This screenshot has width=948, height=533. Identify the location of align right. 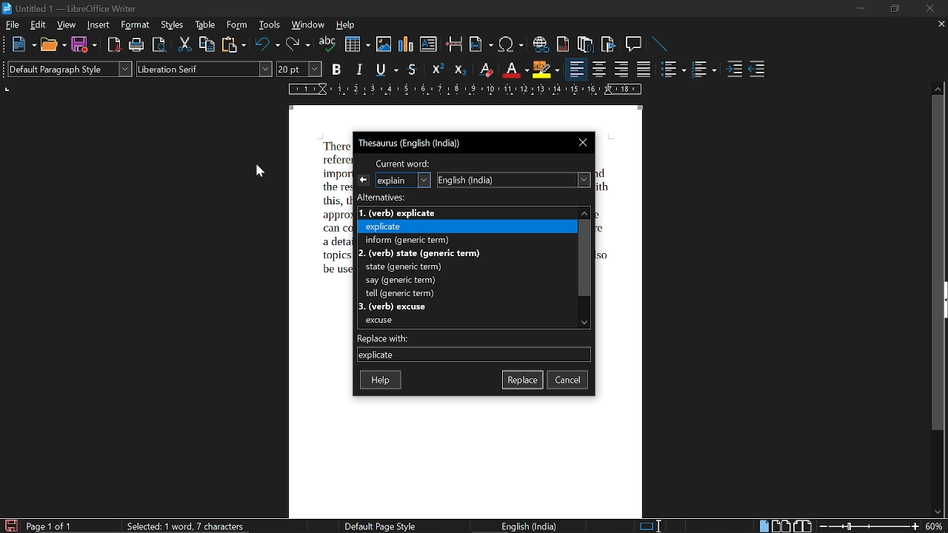
(623, 70).